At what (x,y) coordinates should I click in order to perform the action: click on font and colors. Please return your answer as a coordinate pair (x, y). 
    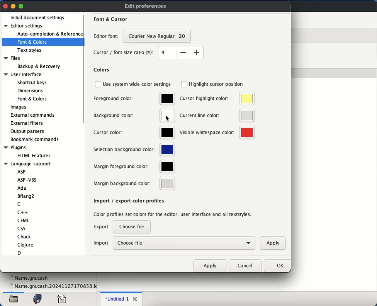
    Looking at the image, I should click on (33, 42).